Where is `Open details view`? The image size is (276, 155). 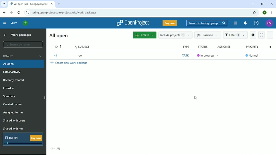
Open details view is located at coordinates (253, 35).